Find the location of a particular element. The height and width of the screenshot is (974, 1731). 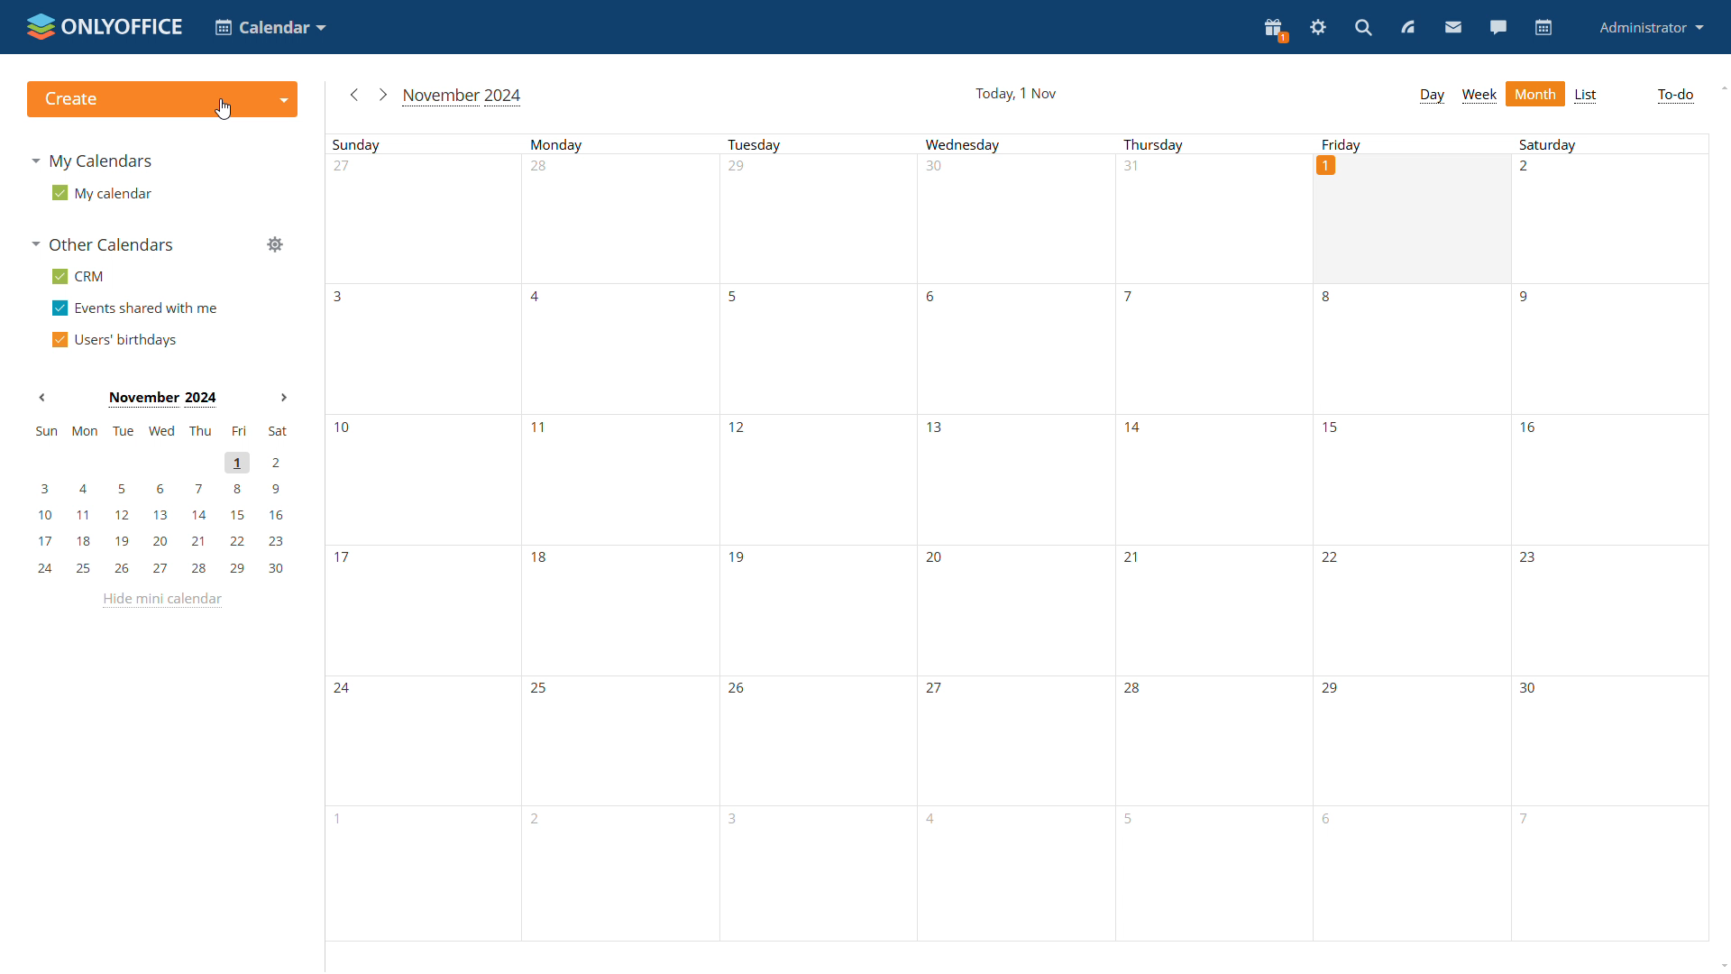

scroll down is located at coordinates (1720, 967).